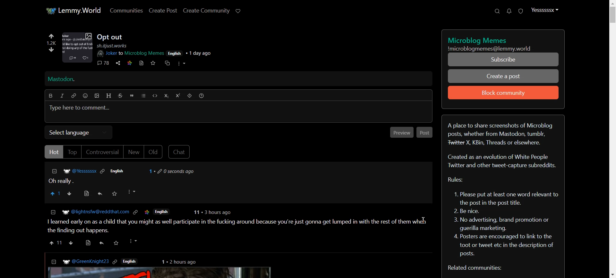 The width and height of the screenshot is (616, 278). Describe the element at coordinates (183, 64) in the screenshot. I see `more` at that location.